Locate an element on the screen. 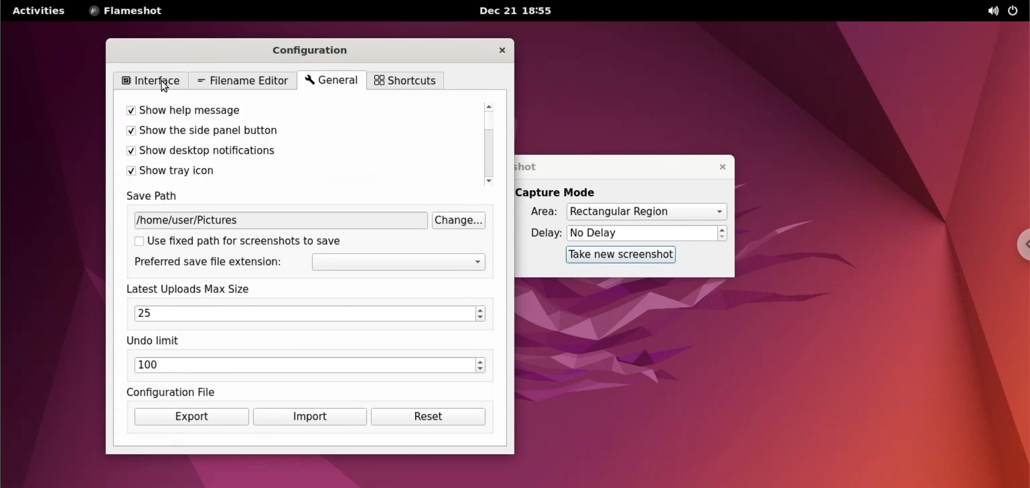 Image resolution: width=1030 pixels, height=488 pixels. capture mode is located at coordinates (559, 193).